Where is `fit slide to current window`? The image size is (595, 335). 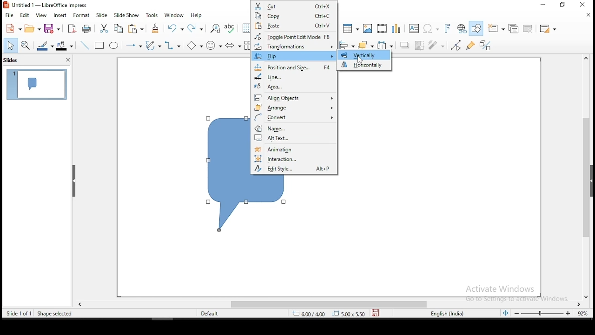 fit slide to current window is located at coordinates (505, 313).